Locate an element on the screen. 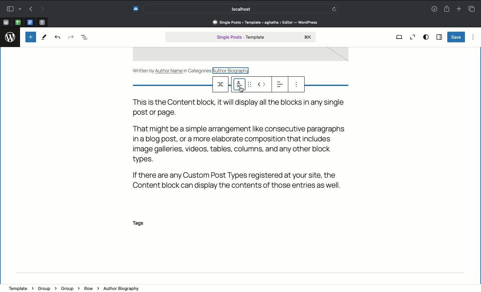 The image size is (481, 292). Left aligned  is located at coordinates (279, 84).